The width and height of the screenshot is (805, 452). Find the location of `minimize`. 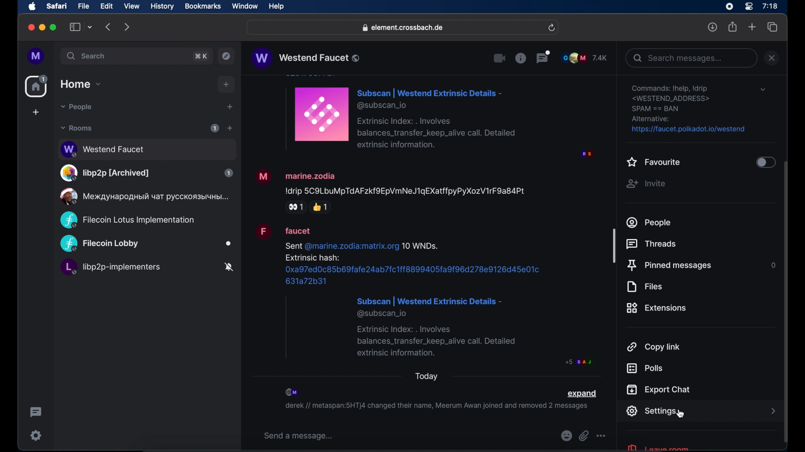

minimize is located at coordinates (42, 27).